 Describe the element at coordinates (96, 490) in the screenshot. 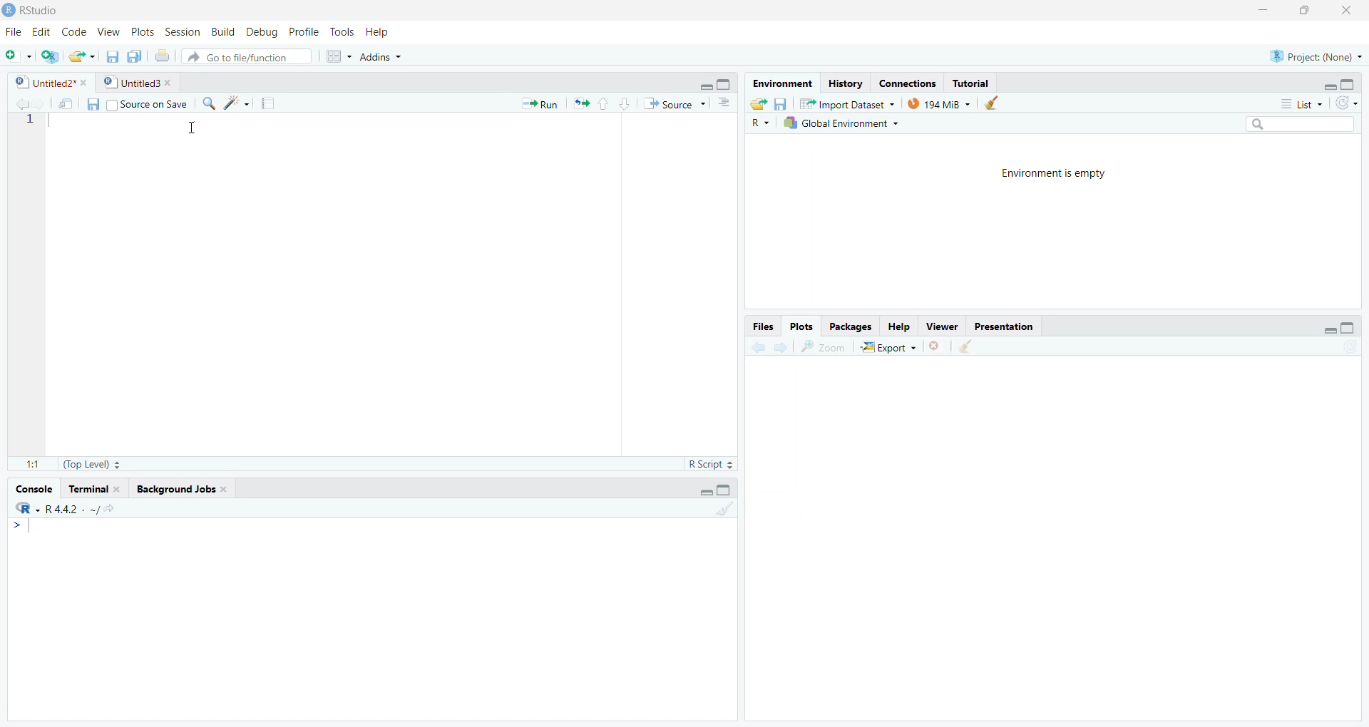

I see `Terminal` at that location.